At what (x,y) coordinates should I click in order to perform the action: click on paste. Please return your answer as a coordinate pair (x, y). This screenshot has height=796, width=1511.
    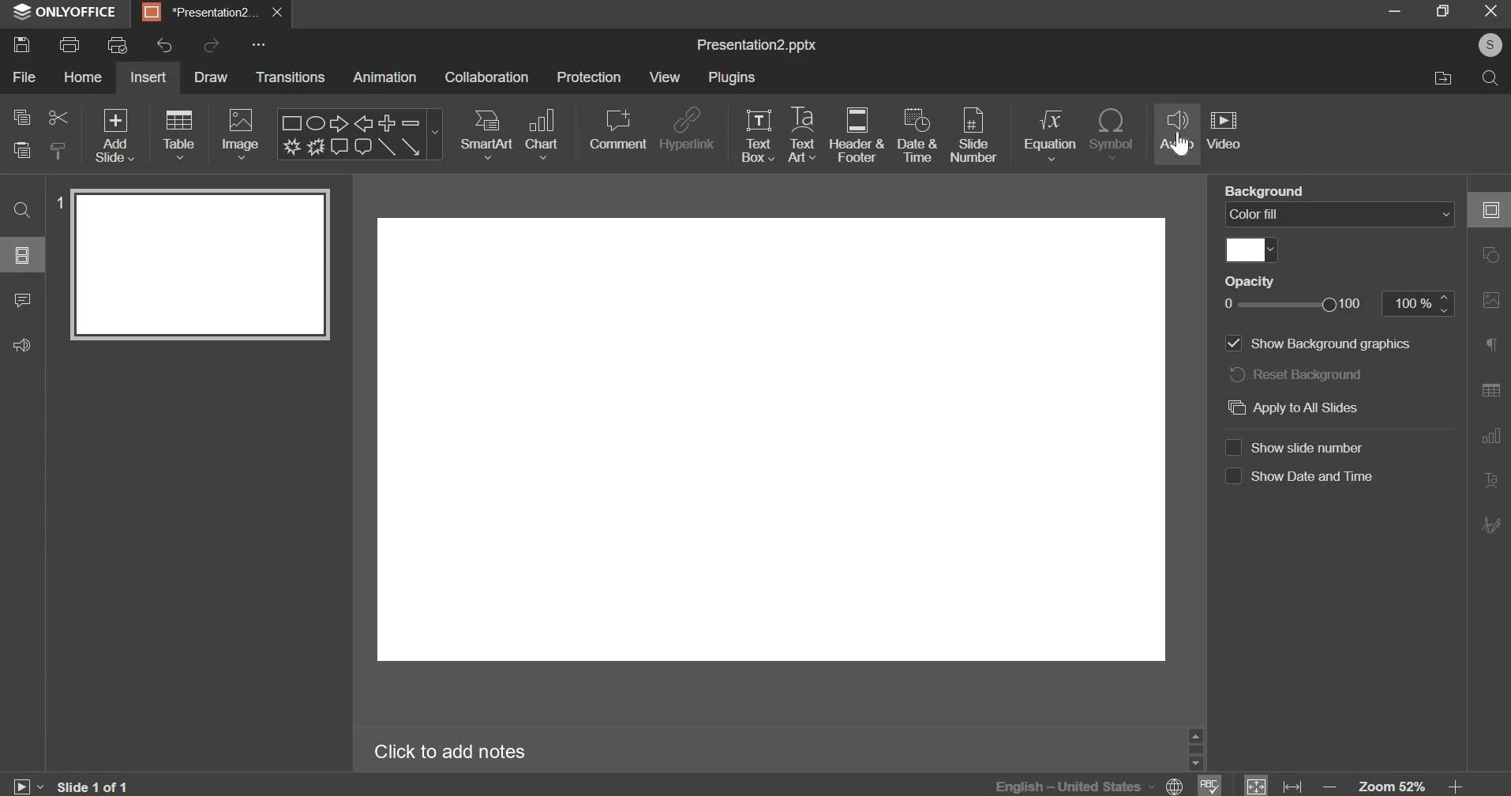
    Looking at the image, I should click on (21, 152).